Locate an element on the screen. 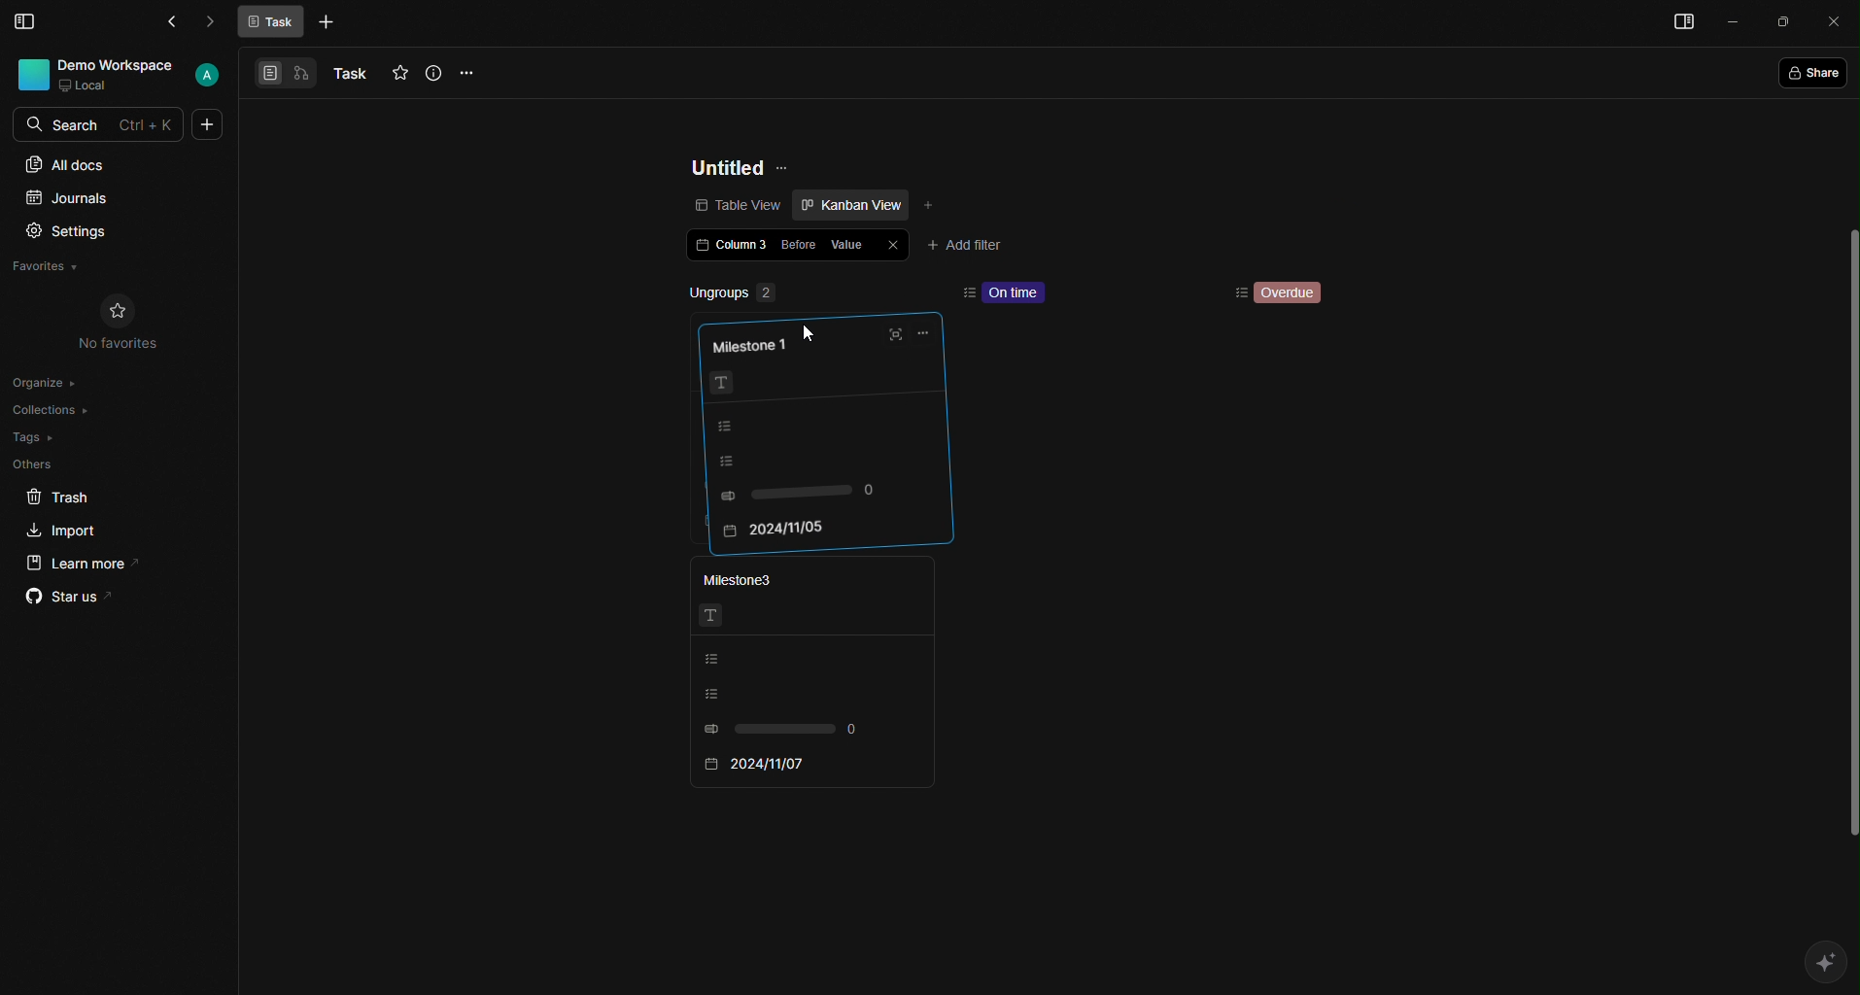 This screenshot has width=1860, height=995. View 1 is located at coordinates (264, 72).